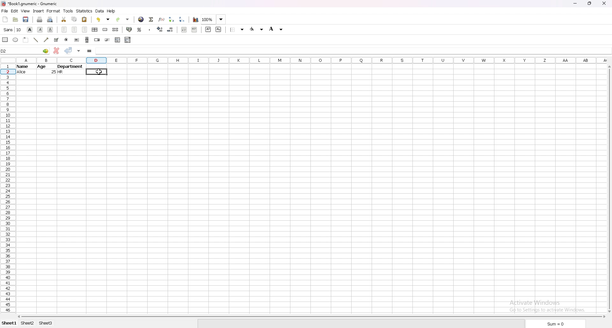 The image size is (612, 328). Describe the element at coordinates (85, 19) in the screenshot. I see `paste` at that location.